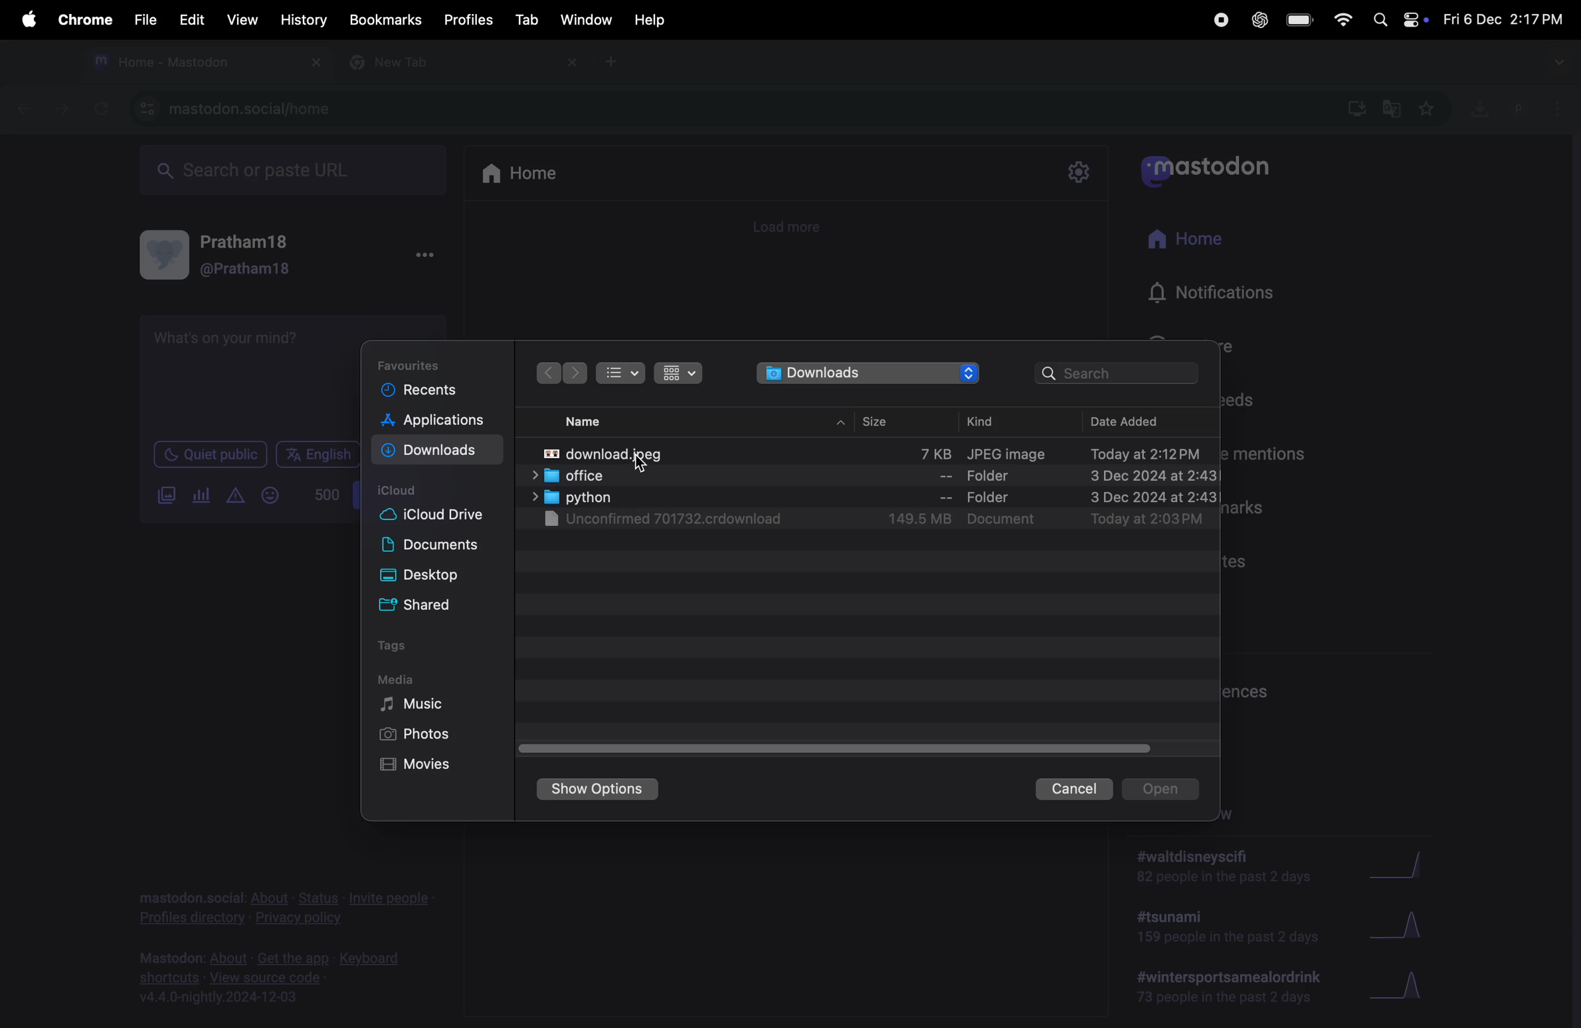 Image resolution: width=1581 pixels, height=1028 pixels. What do you see at coordinates (271, 495) in the screenshot?
I see `Emoji` at bounding box center [271, 495].